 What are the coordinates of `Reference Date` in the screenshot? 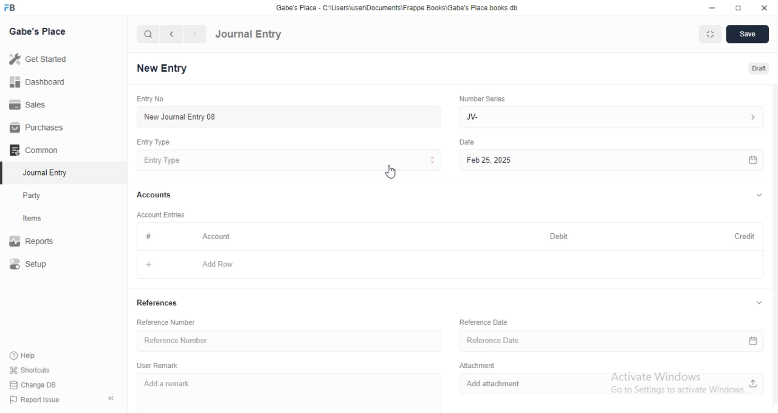 It's located at (482, 322).